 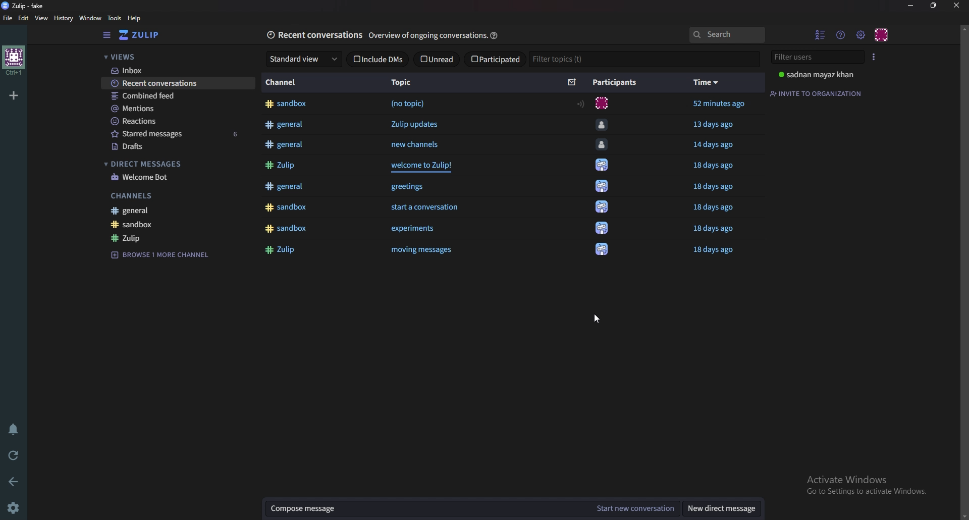 I want to click on icon, so click(x=602, y=207).